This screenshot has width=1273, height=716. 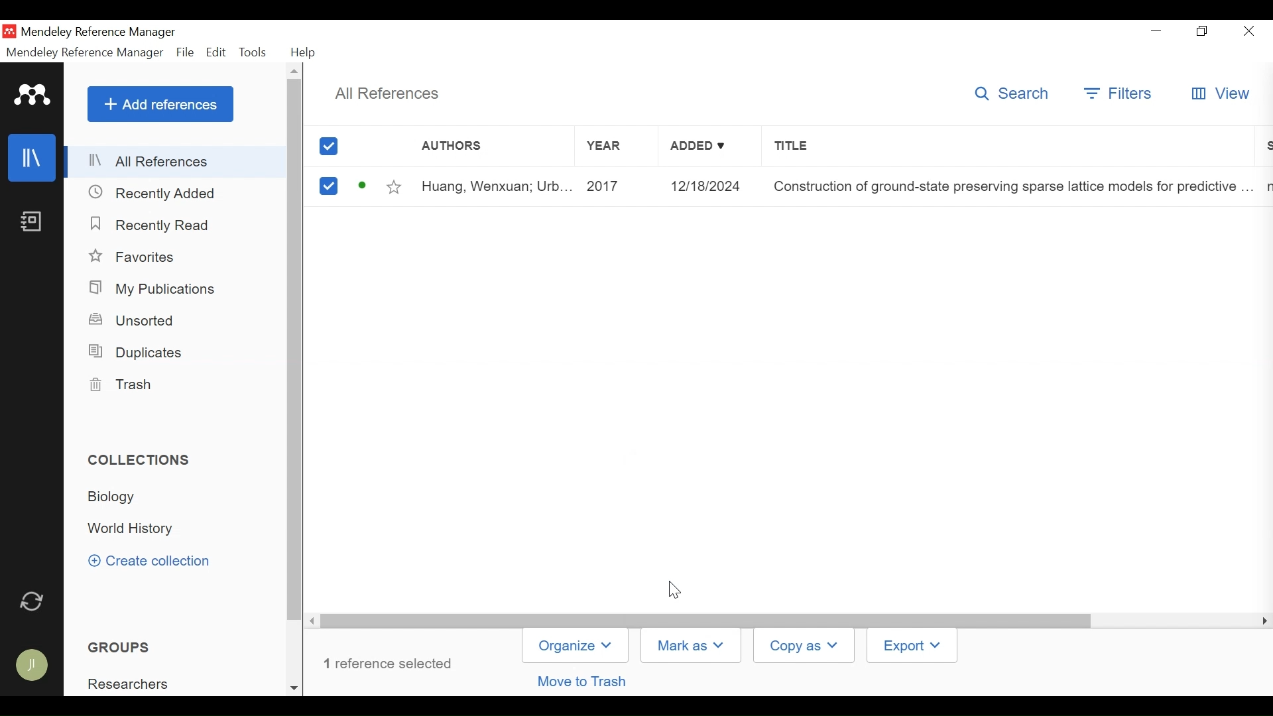 I want to click on Toggle Favorites, so click(x=395, y=188).